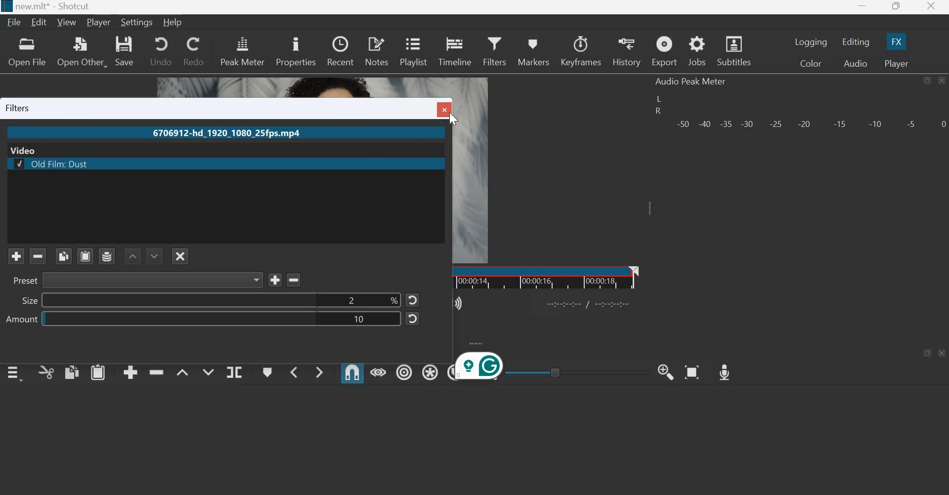  Describe the element at coordinates (475, 343) in the screenshot. I see `expand` at that location.